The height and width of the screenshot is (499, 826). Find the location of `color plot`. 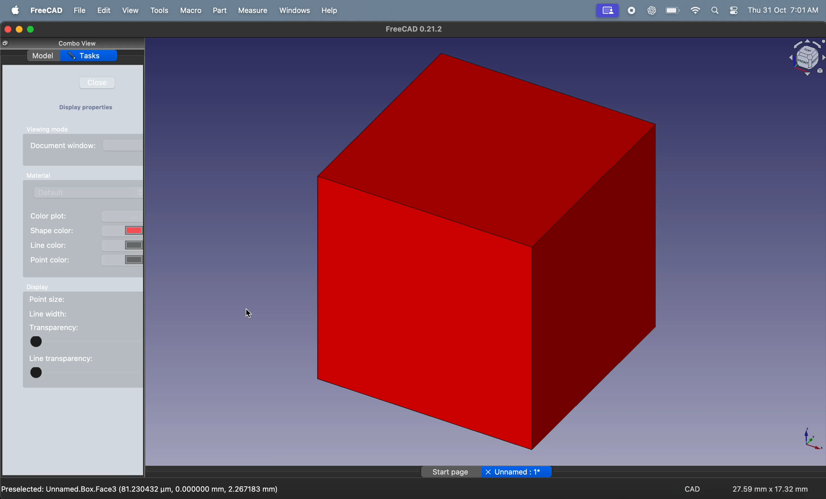

color plot is located at coordinates (86, 217).